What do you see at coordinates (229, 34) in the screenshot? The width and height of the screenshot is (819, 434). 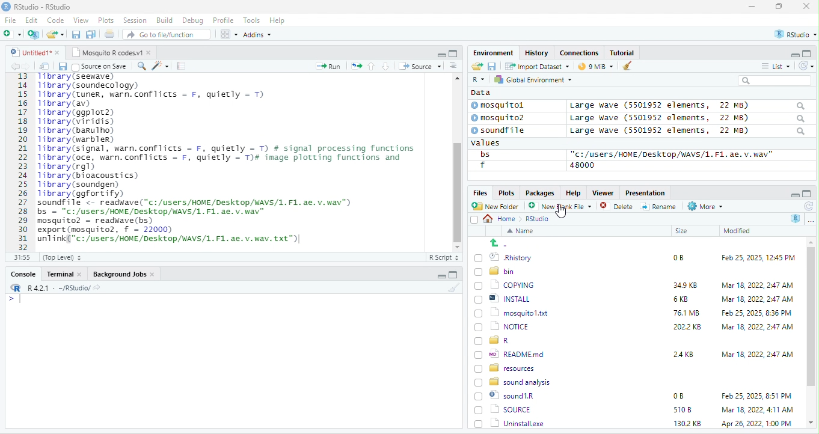 I see `view` at bounding box center [229, 34].